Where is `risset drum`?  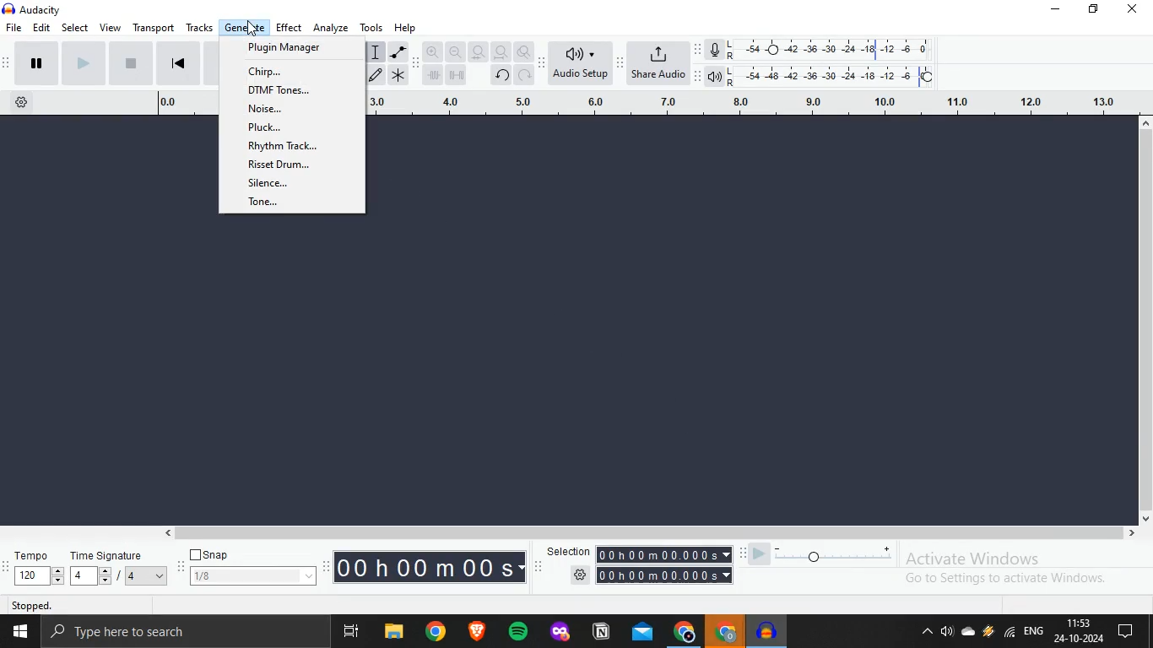
risset drum is located at coordinates (284, 167).